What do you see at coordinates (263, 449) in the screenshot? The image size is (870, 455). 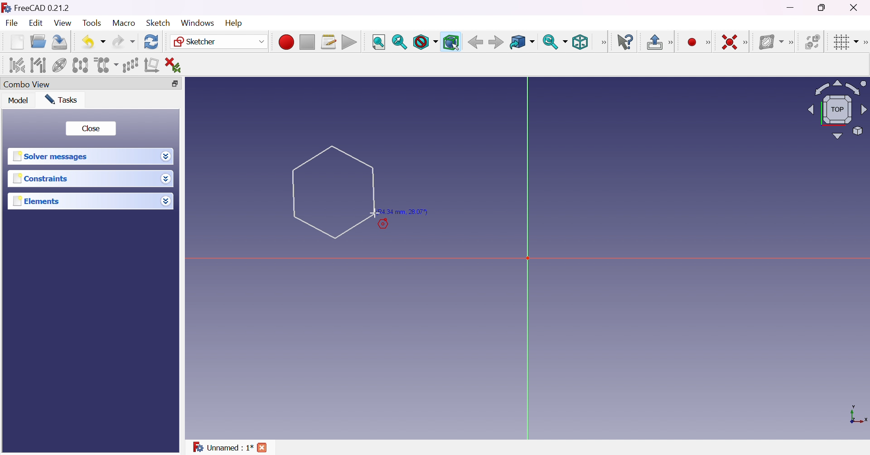 I see `Close` at bounding box center [263, 449].